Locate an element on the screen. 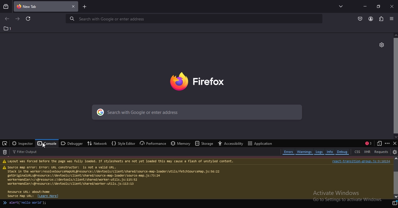 The height and width of the screenshot is (208, 398). clear web console output is located at coordinates (5, 152).